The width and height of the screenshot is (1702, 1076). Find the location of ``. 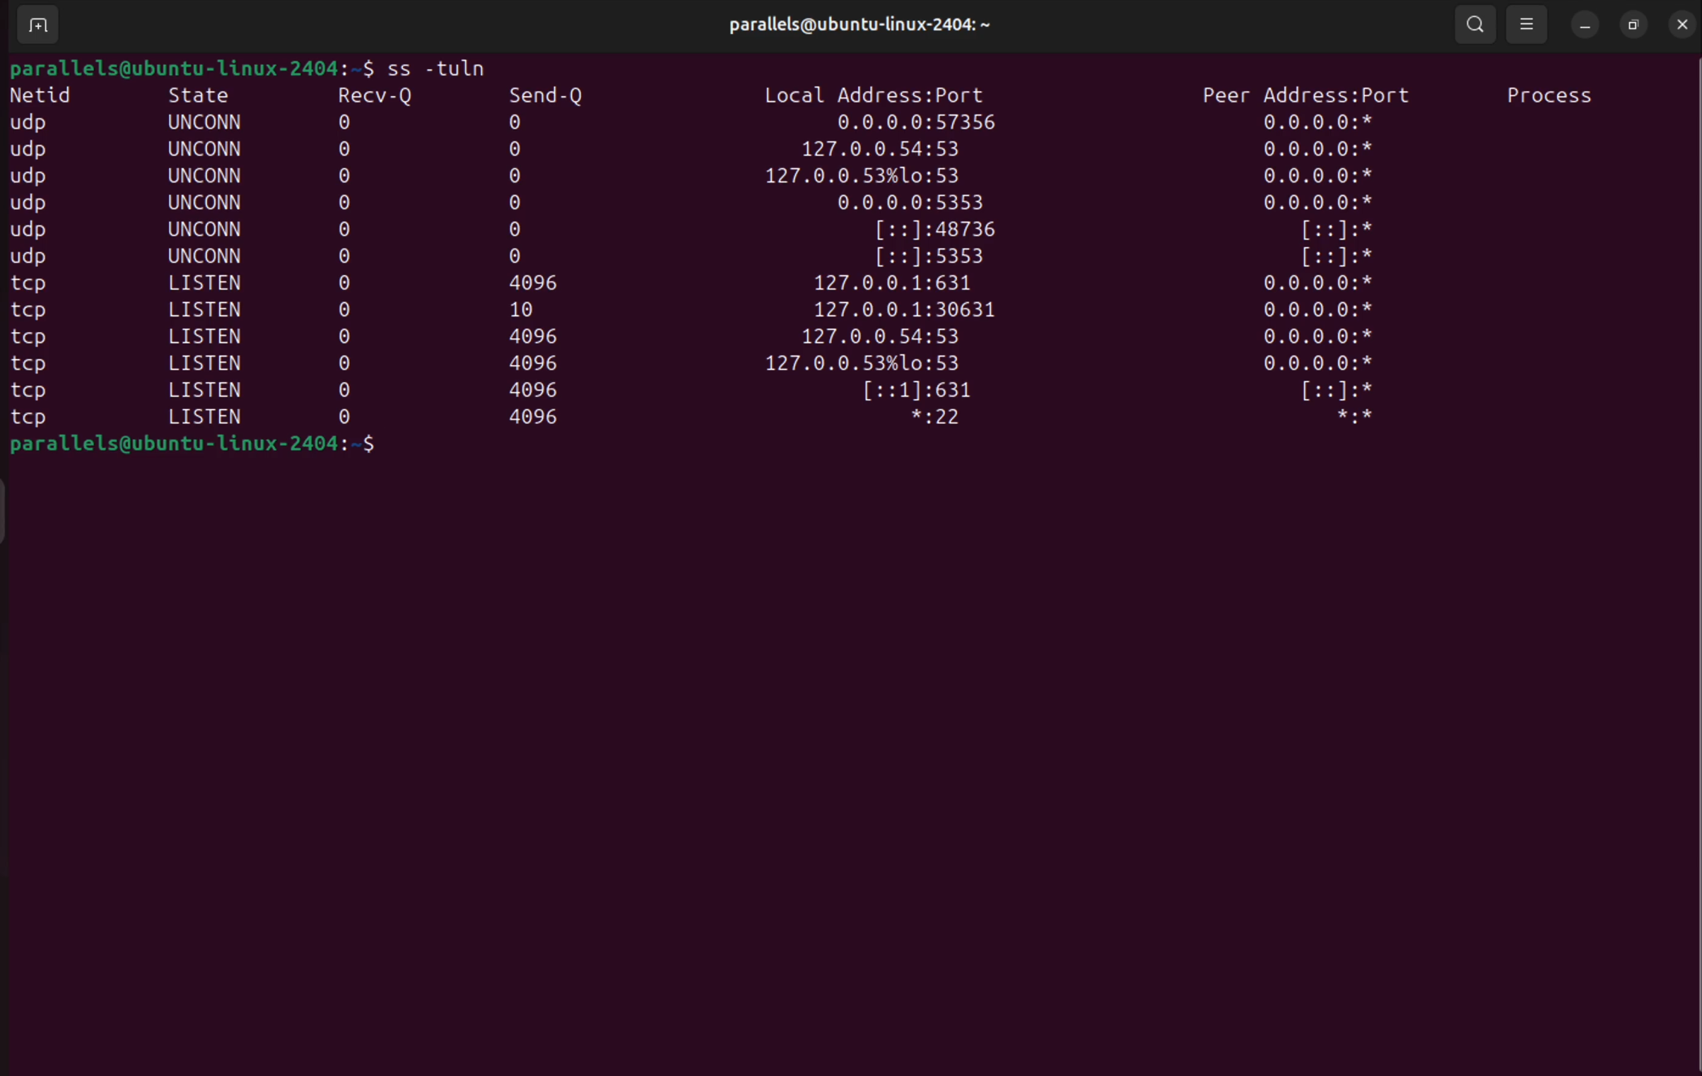

 is located at coordinates (347, 176).